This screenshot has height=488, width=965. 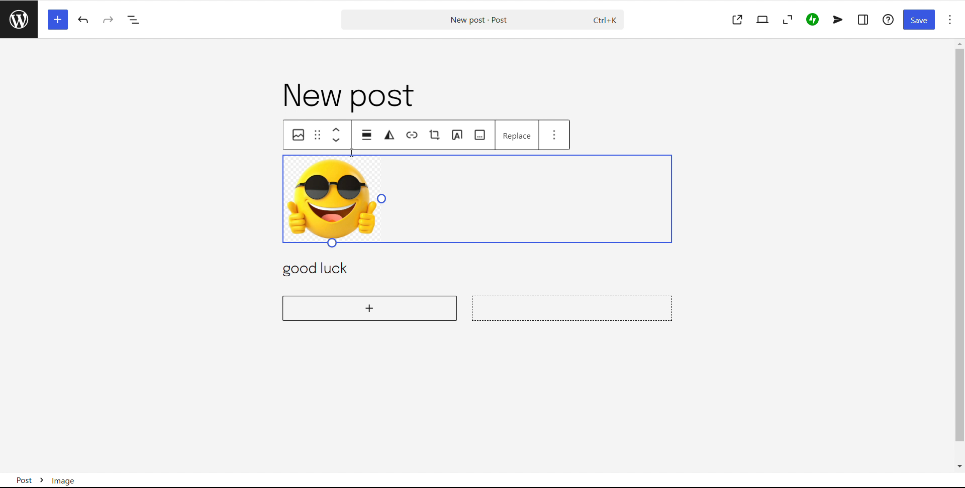 I want to click on move left or right, so click(x=338, y=137).